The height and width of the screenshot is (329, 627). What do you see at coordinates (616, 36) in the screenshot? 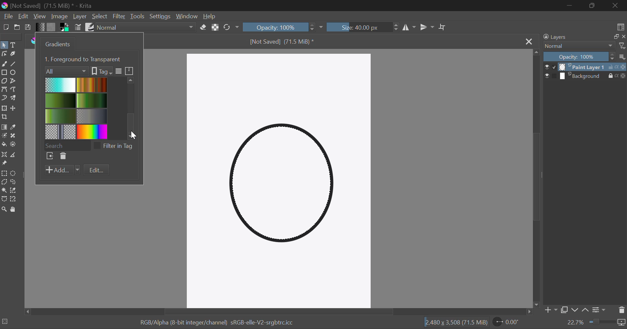
I see `copy` at bounding box center [616, 36].